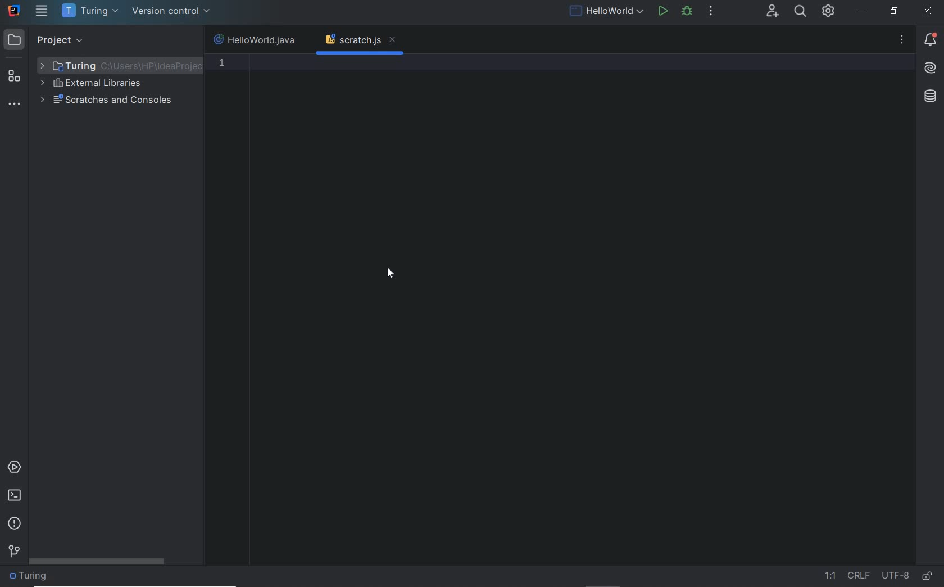  What do you see at coordinates (773, 11) in the screenshot?
I see `code with me` at bounding box center [773, 11].